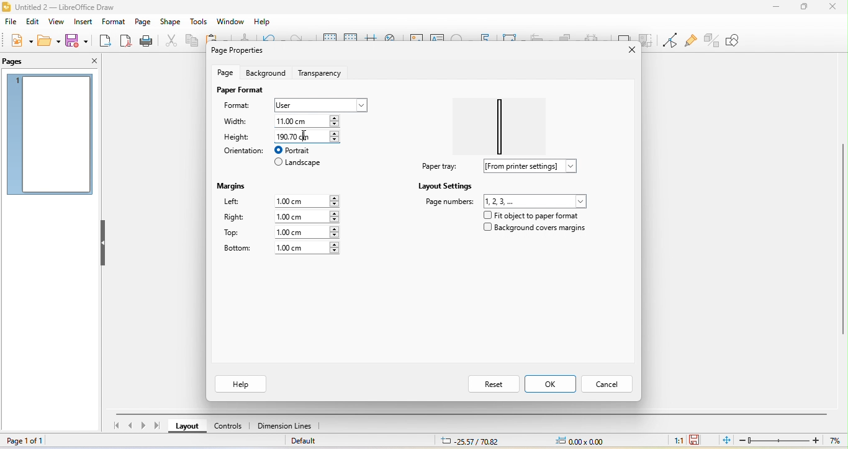  I want to click on toggle point edit mode, so click(669, 40).